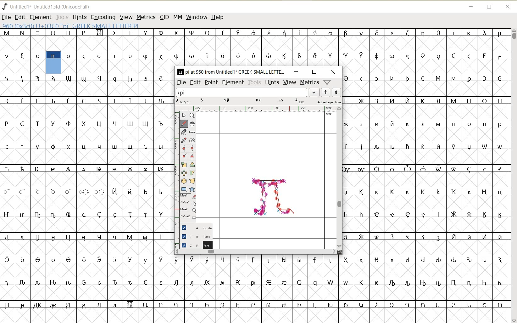  What do you see at coordinates (183, 165) in the screenshot?
I see `scale the selection` at bounding box center [183, 165].